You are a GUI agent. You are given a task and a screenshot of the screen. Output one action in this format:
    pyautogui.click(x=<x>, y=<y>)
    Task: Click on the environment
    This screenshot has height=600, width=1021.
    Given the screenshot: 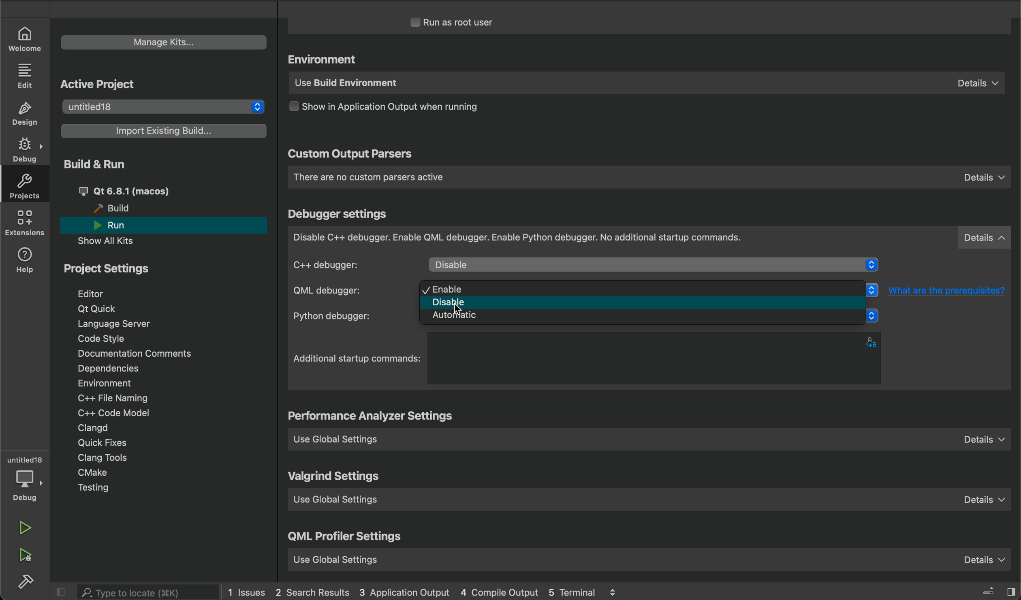 What is the action you would take?
    pyautogui.click(x=104, y=383)
    